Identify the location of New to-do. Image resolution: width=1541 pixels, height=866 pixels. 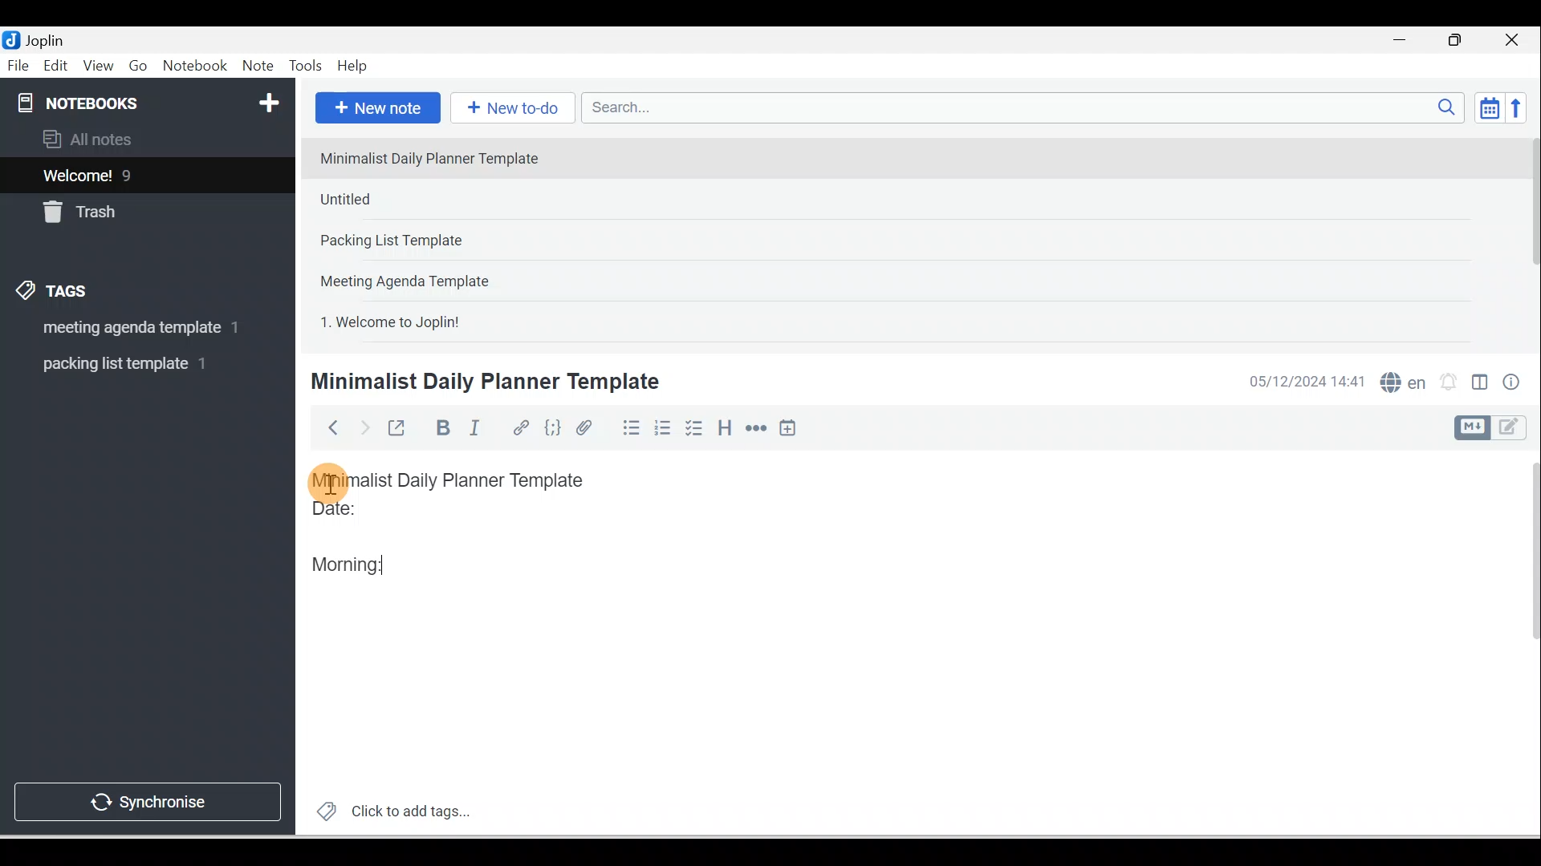
(509, 109).